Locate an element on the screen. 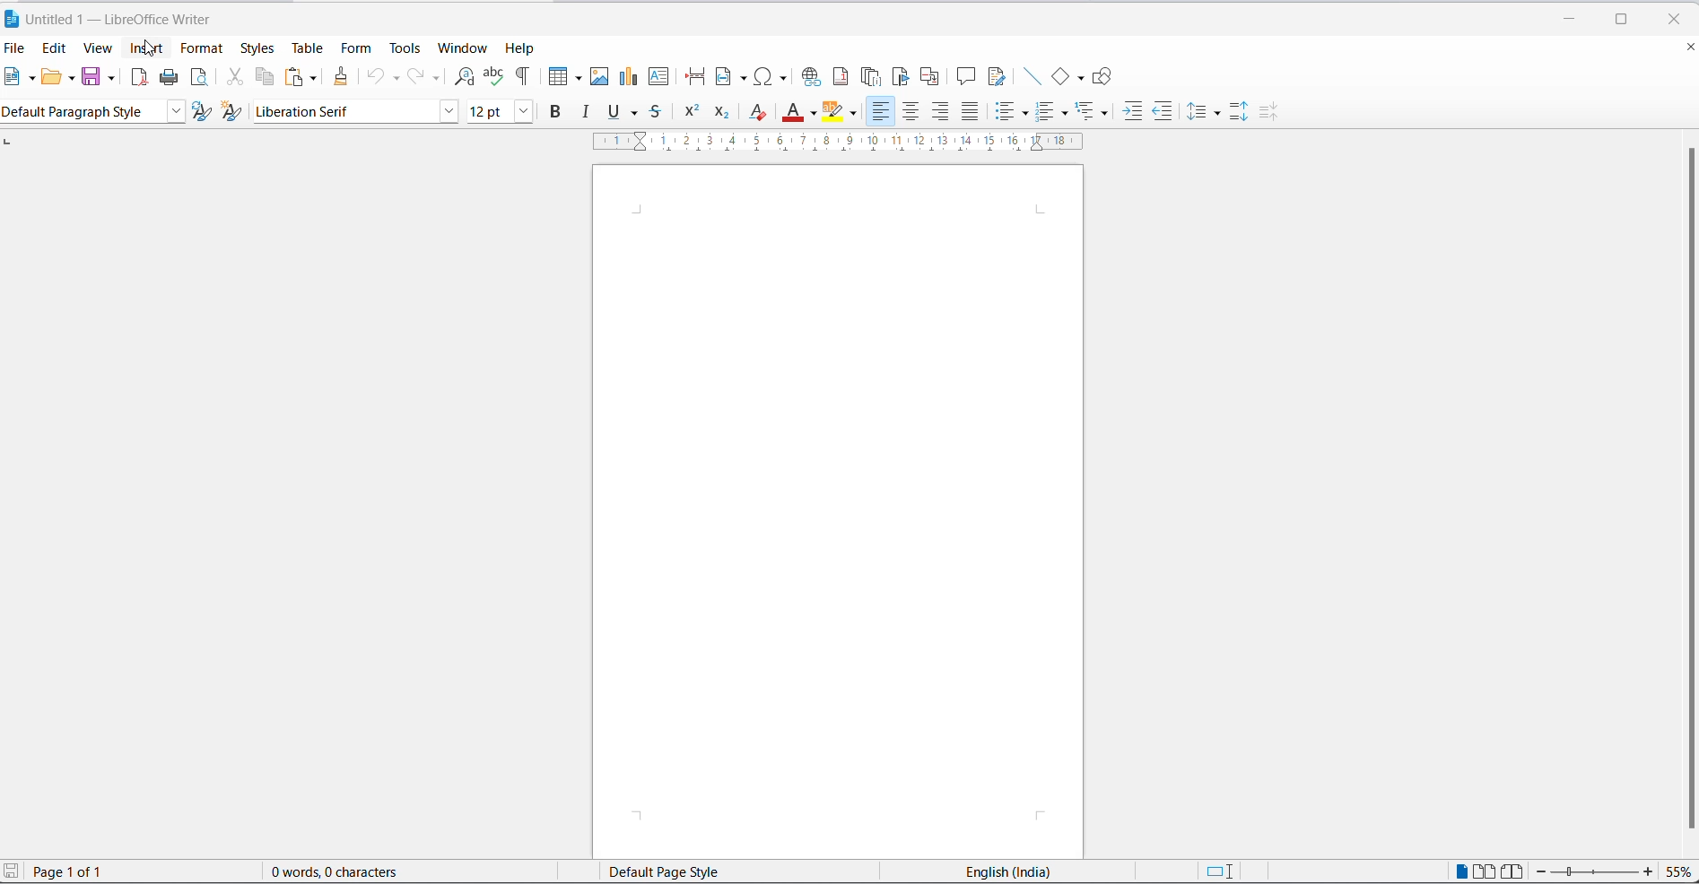 The image size is (1699, 884). increase zoom is located at coordinates (1649, 872).